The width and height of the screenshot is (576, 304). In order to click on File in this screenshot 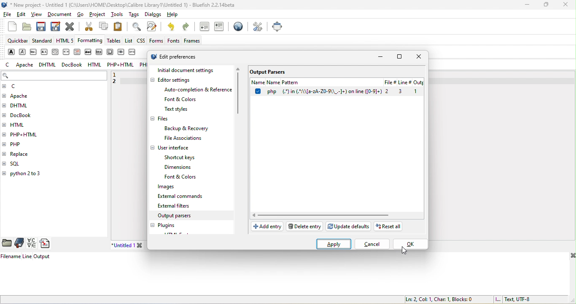, I will do `click(388, 82)`.